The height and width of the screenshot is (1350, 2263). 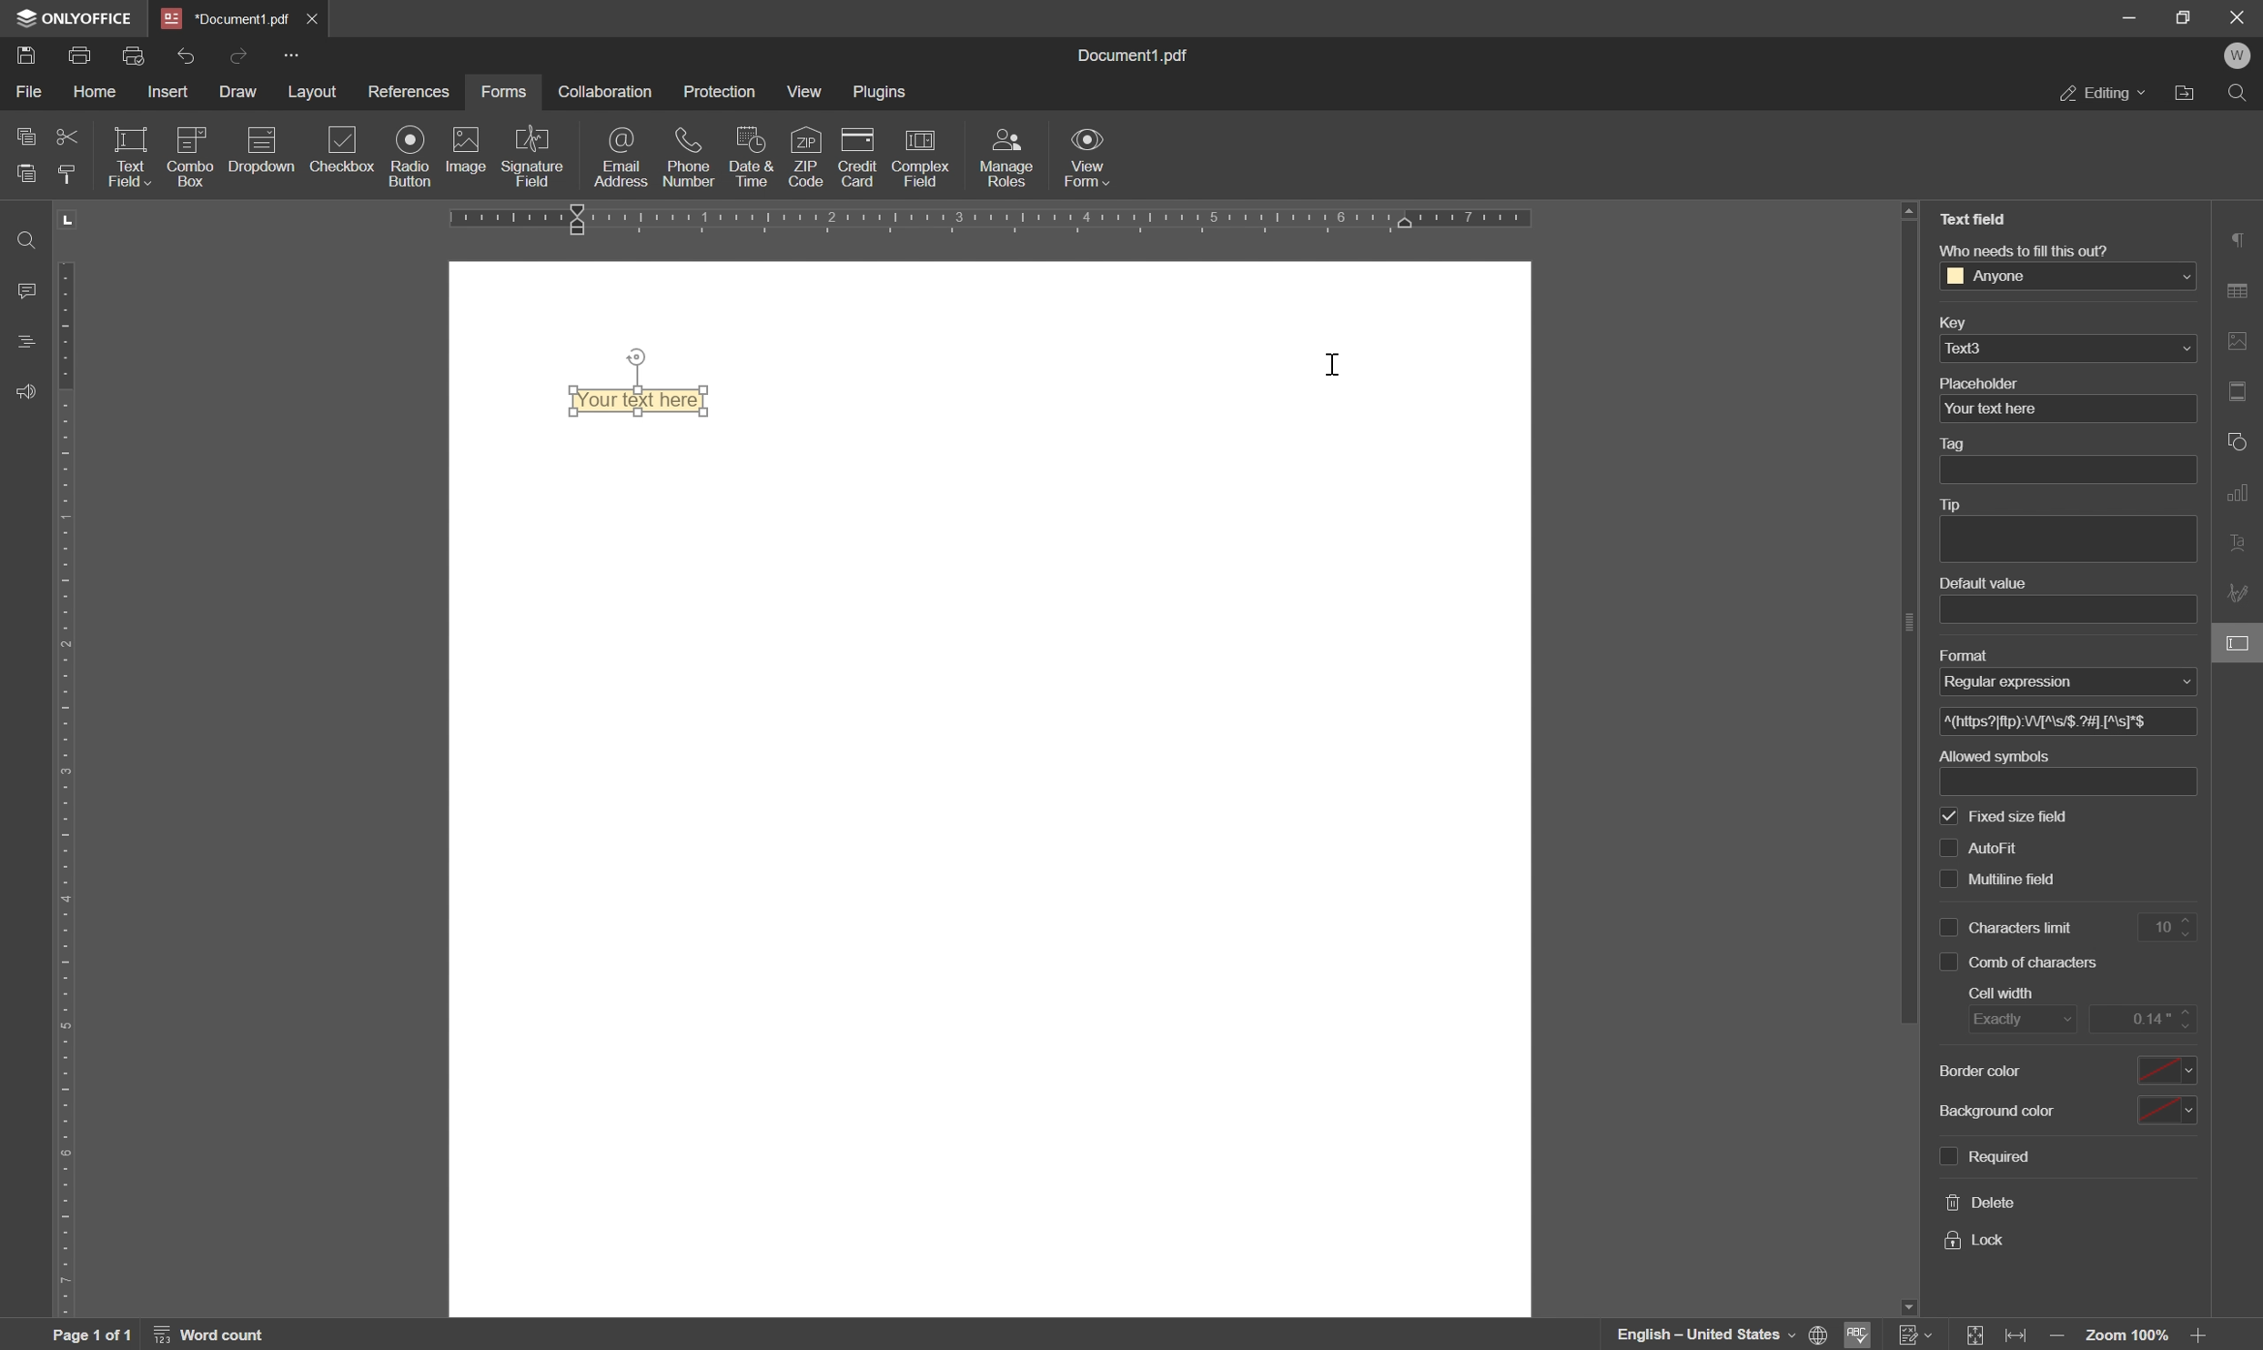 I want to click on home, so click(x=102, y=95).